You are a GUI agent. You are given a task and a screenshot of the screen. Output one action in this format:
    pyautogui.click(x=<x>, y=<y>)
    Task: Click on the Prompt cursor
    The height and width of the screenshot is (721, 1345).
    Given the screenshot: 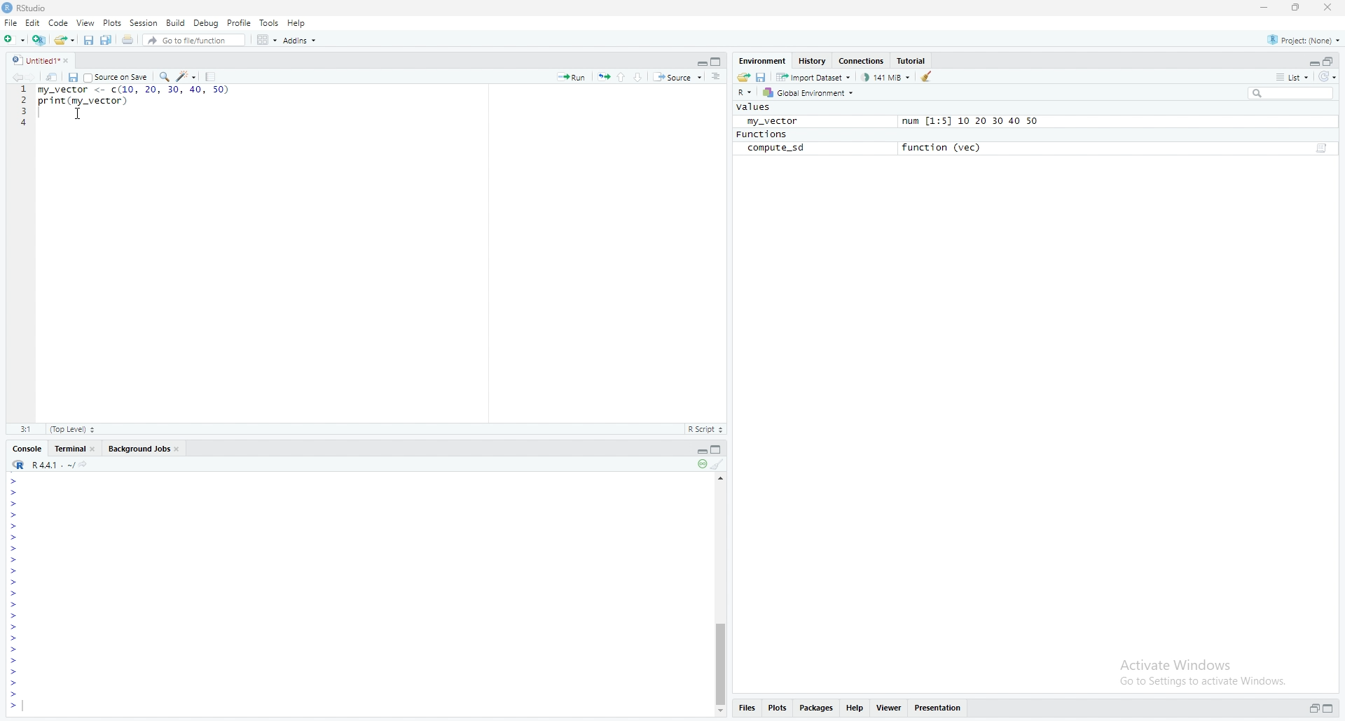 What is the action you would take?
    pyautogui.click(x=15, y=582)
    